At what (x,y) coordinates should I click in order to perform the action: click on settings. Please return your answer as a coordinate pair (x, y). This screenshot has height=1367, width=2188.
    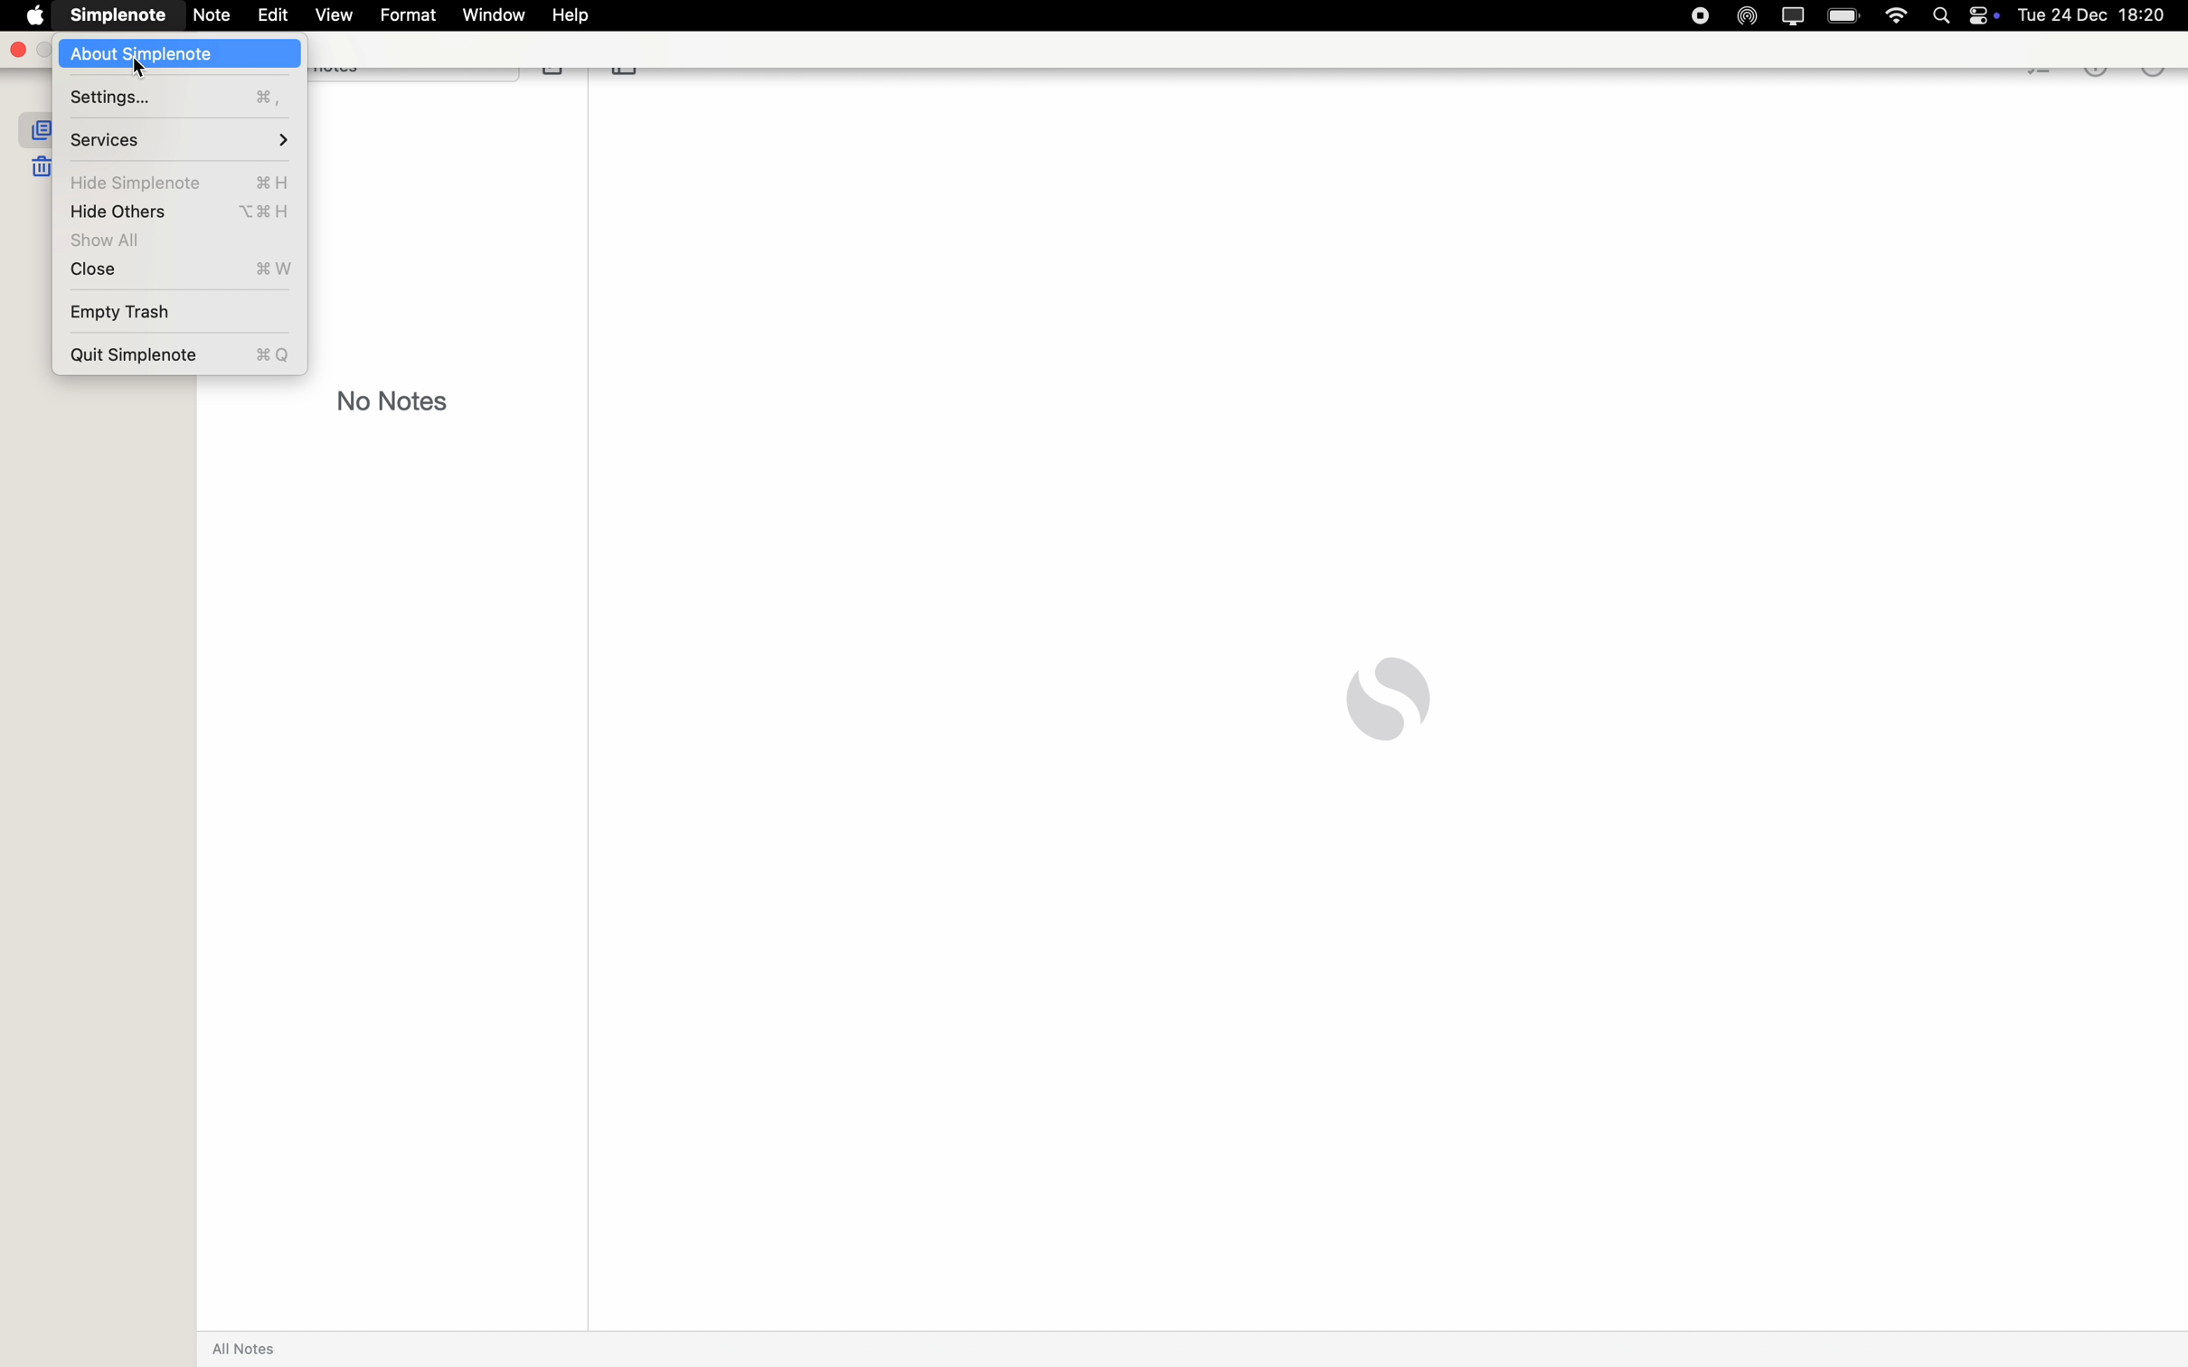
    Looking at the image, I should click on (182, 99).